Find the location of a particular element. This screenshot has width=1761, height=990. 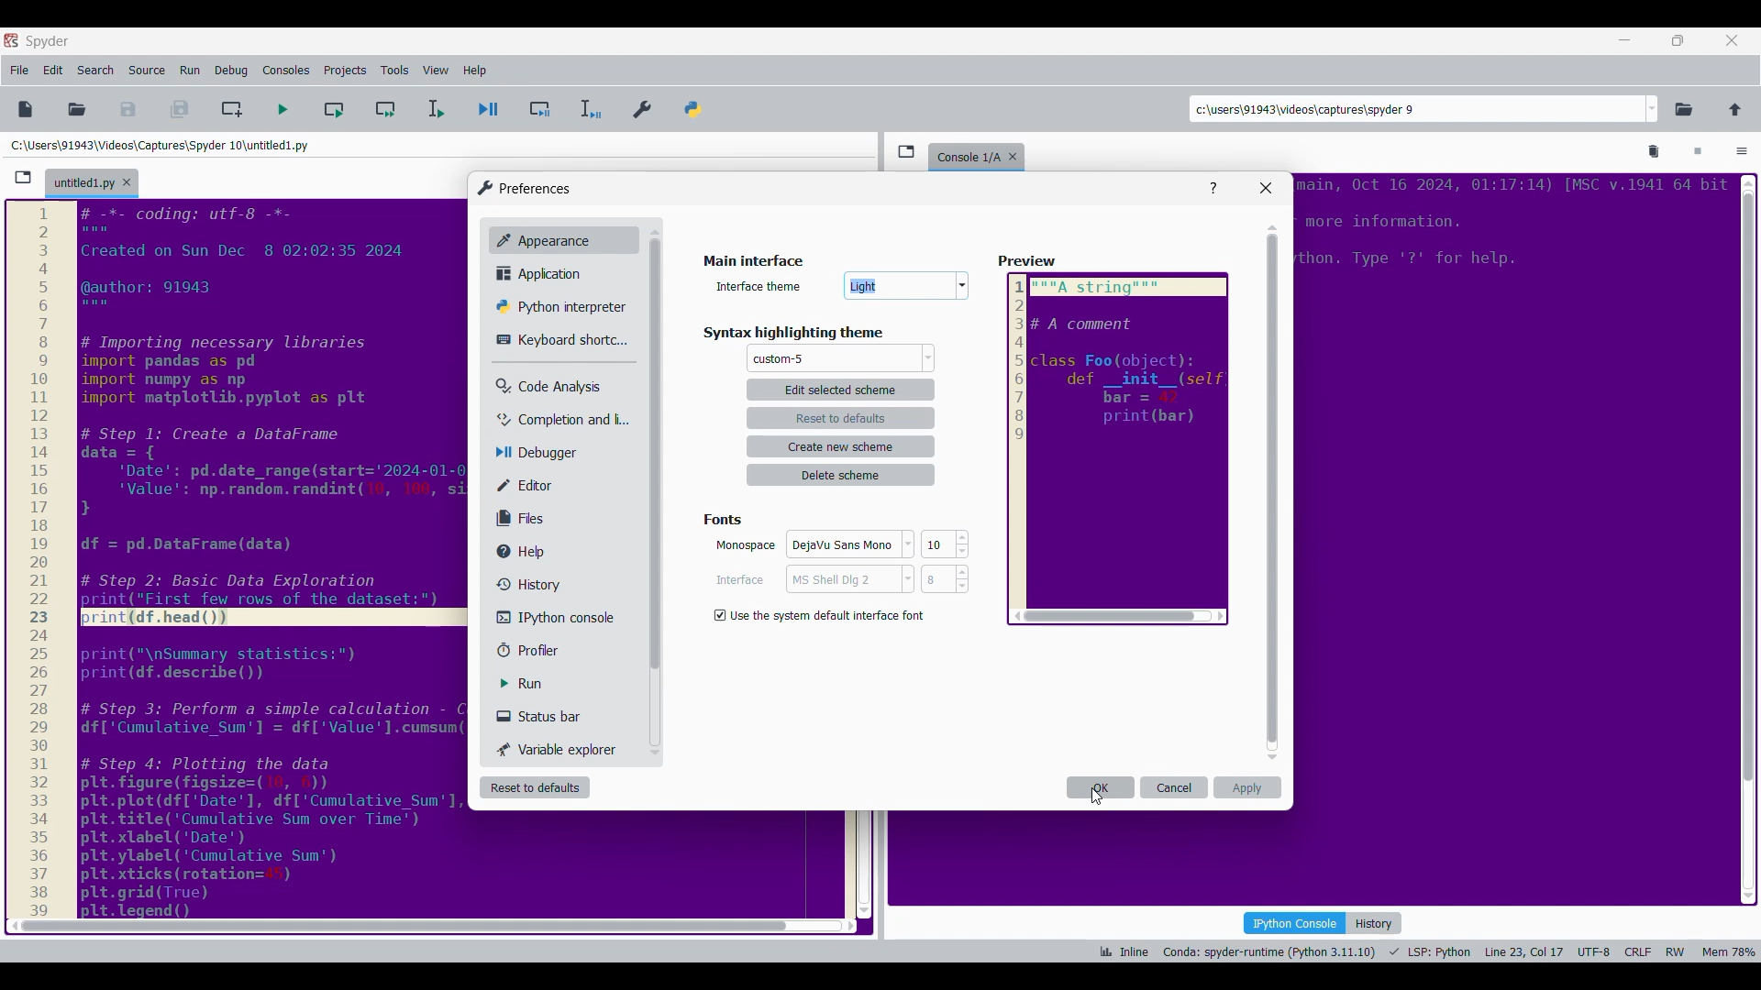

Indicates text box for scheme name is located at coordinates (760, 285).